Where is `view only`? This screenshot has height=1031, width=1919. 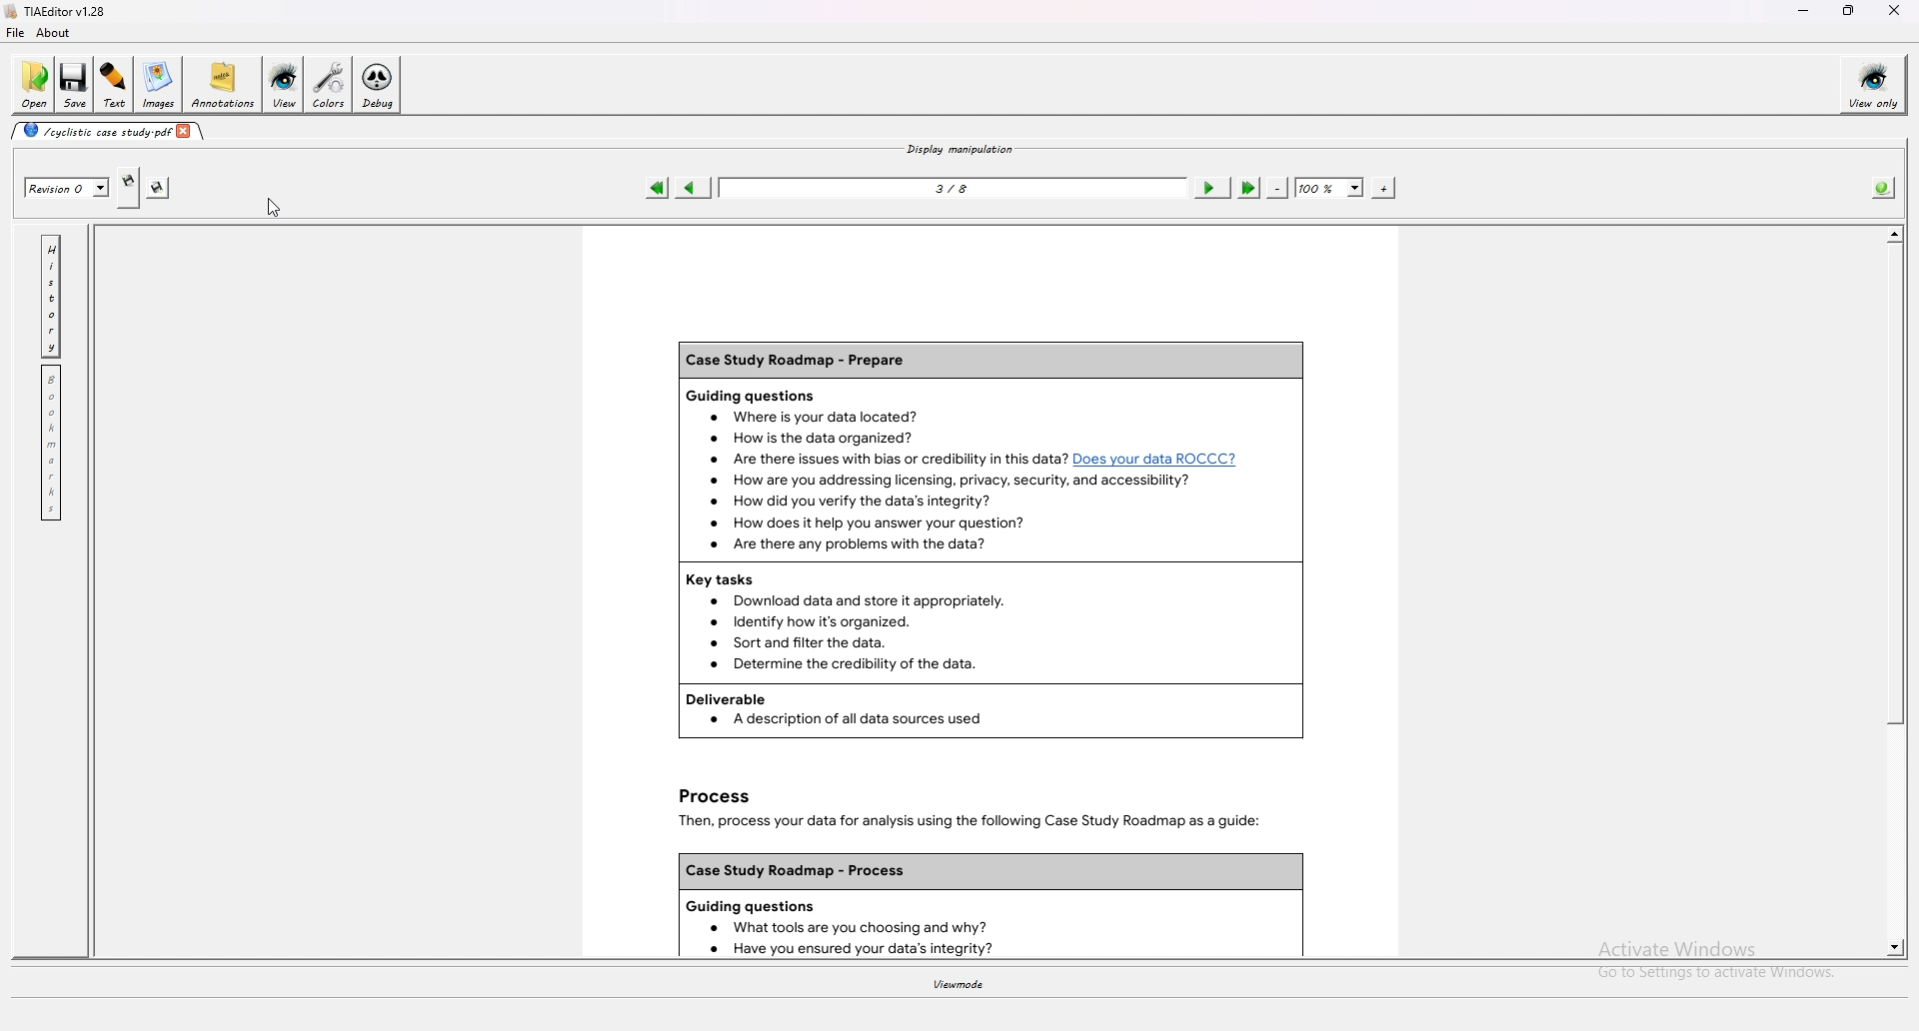
view only is located at coordinates (1873, 84).